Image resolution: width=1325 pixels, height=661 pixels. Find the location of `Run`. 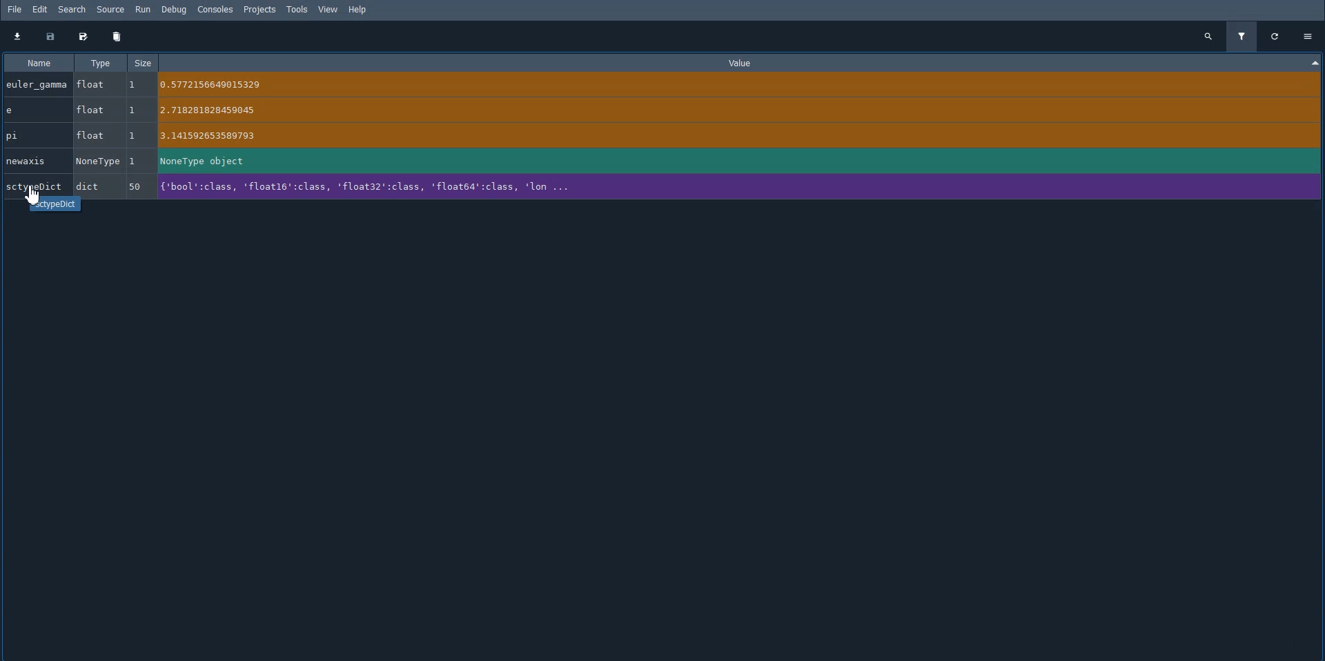

Run is located at coordinates (144, 9).